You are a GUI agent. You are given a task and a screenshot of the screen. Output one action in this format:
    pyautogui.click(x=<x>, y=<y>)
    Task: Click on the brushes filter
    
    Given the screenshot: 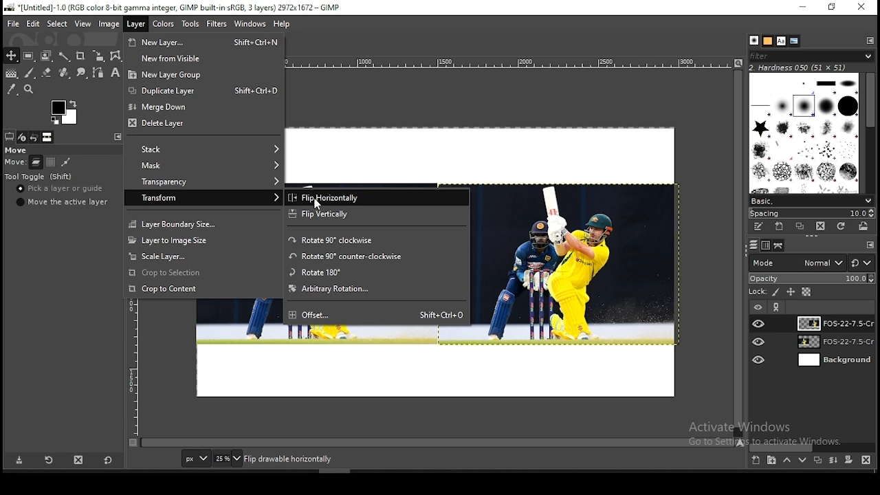 What is the action you would take?
    pyautogui.click(x=811, y=55)
    